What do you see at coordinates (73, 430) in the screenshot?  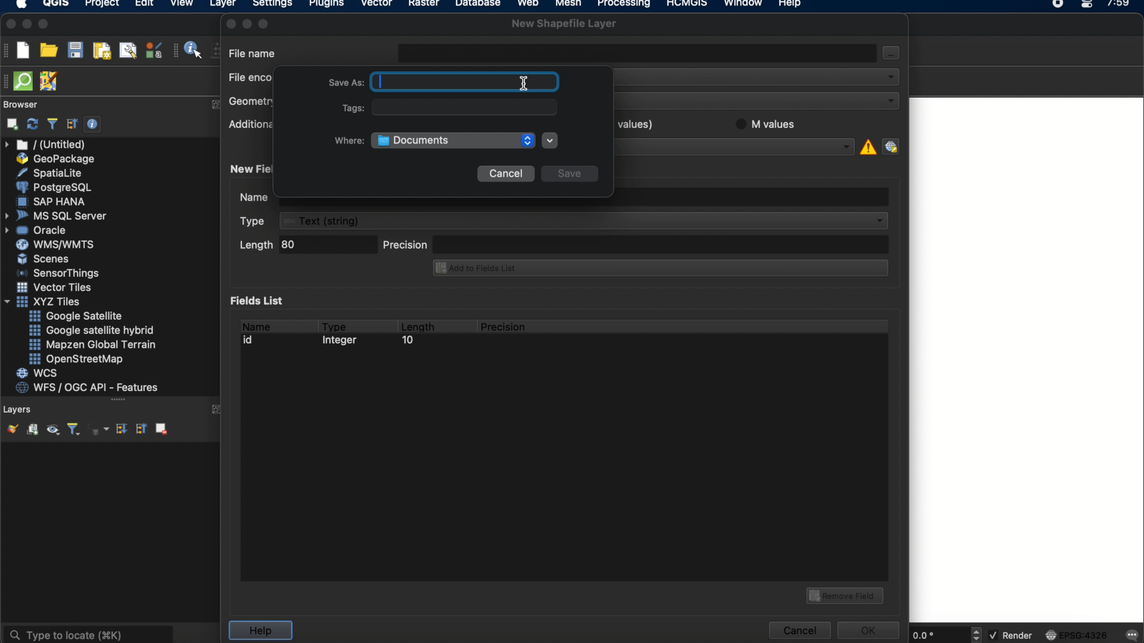 I see `filter legend` at bounding box center [73, 430].